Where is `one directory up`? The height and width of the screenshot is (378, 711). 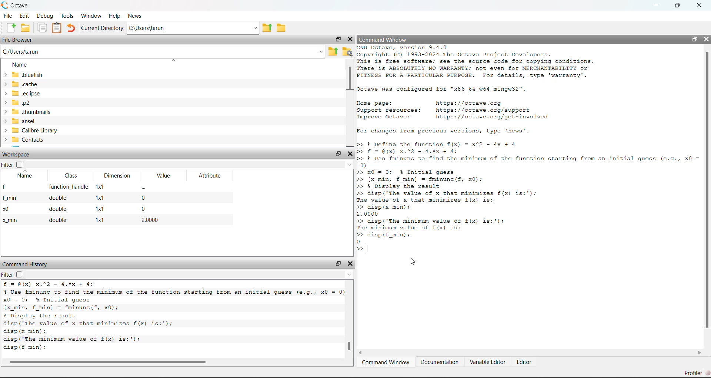 one directory up is located at coordinates (268, 28).